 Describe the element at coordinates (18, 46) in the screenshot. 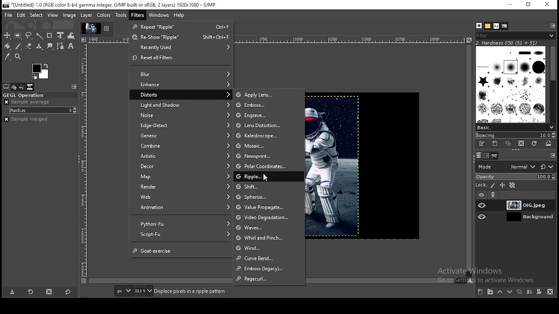

I see `paintbrush tool` at that location.